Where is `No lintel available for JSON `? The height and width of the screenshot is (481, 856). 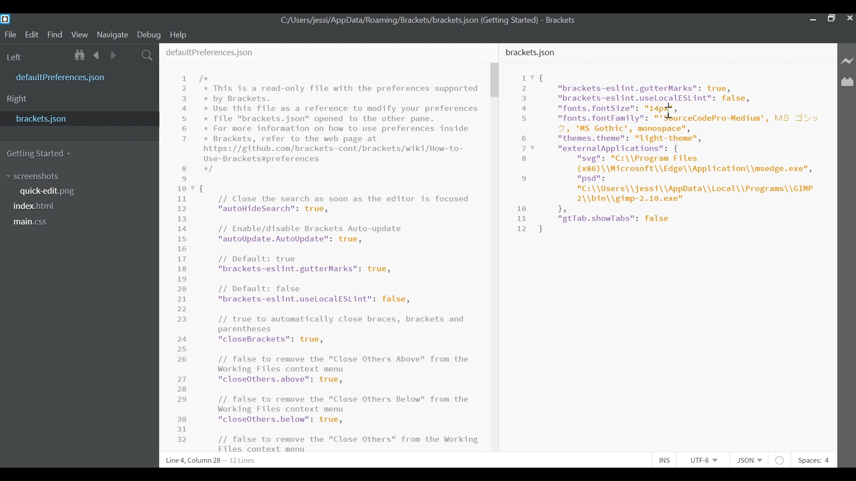
No lintel available for JSON  is located at coordinates (780, 459).